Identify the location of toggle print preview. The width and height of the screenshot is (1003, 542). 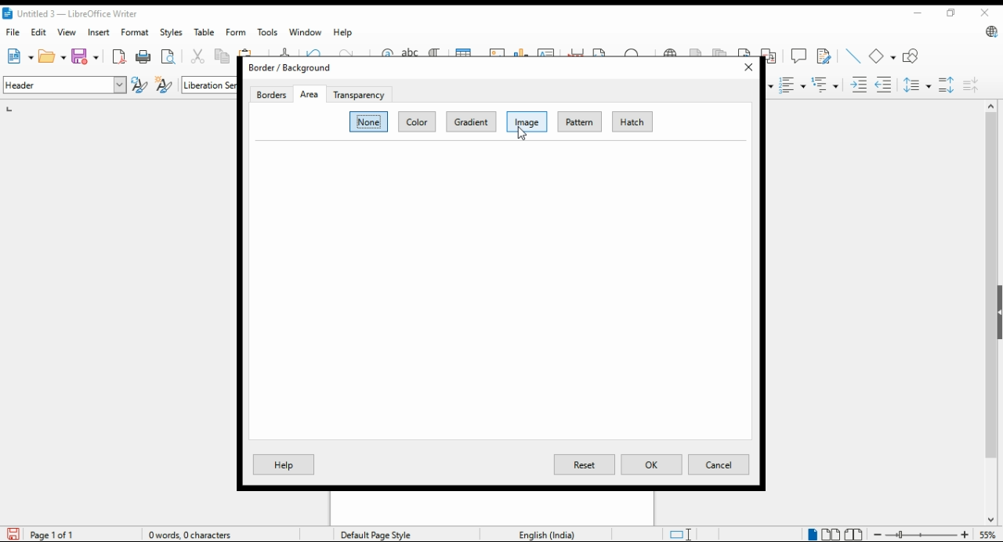
(169, 55).